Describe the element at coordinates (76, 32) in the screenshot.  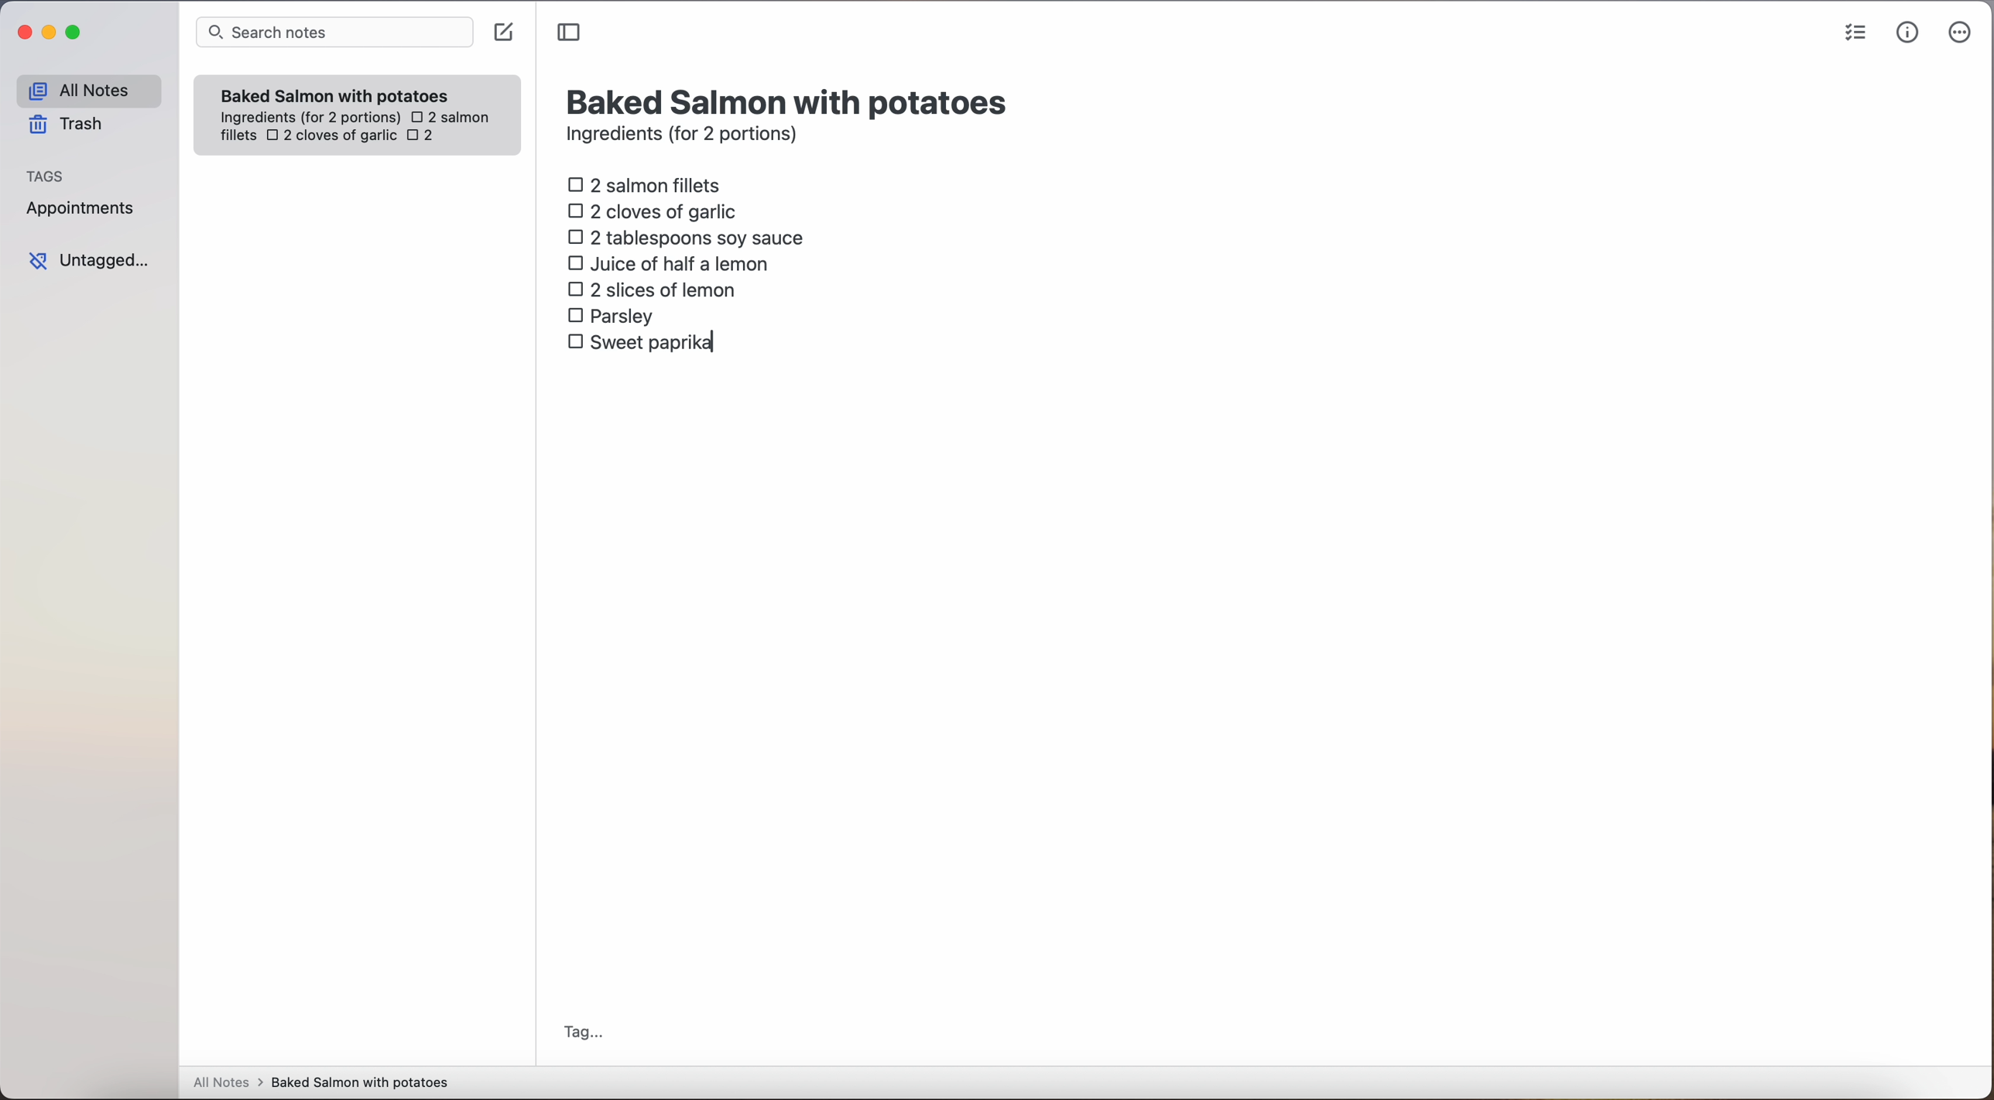
I see `maximize` at that location.